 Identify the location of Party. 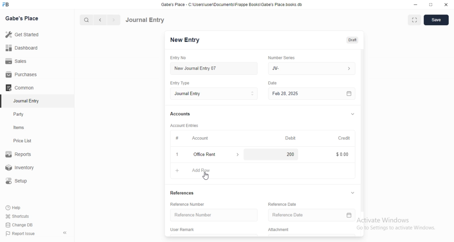
(20, 114).